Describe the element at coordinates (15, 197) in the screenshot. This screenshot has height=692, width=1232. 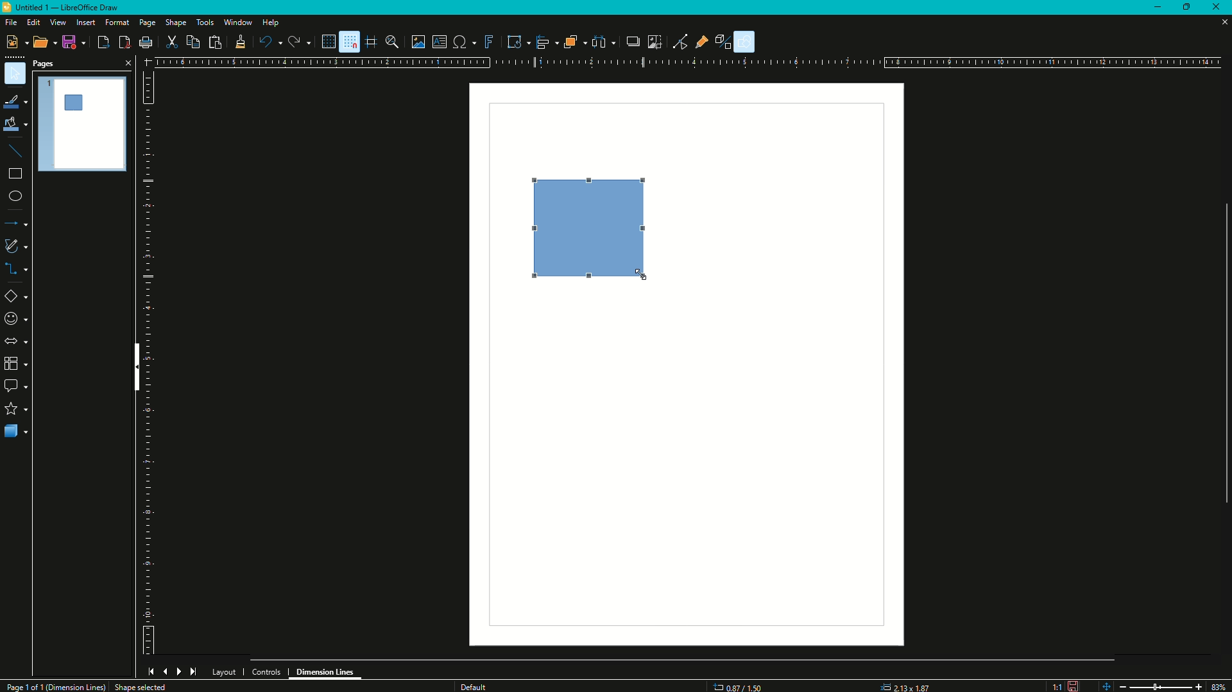
I see `Ellipses` at that location.